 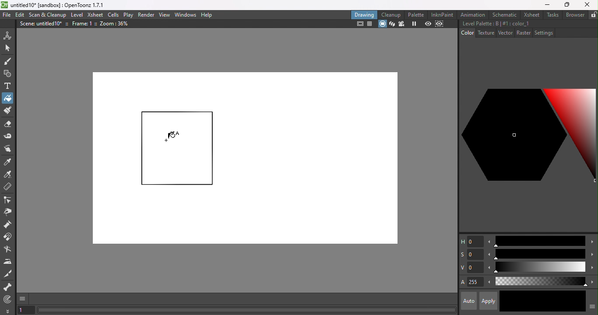 I want to click on Cutter tool, so click(x=10, y=274).